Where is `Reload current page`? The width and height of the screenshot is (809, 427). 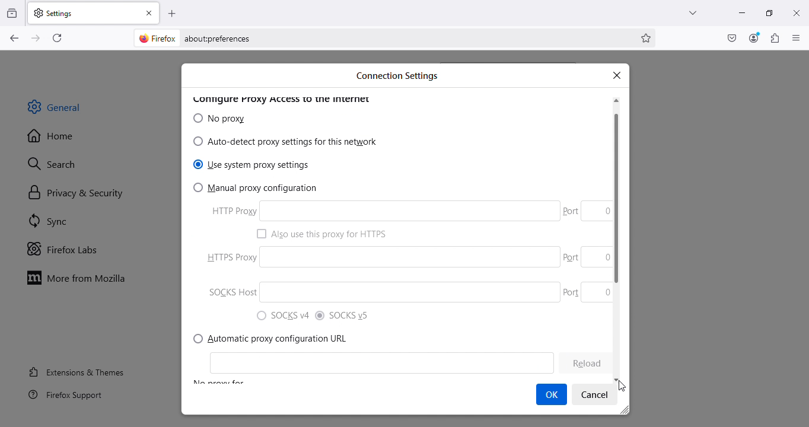
Reload current page is located at coordinates (59, 37).